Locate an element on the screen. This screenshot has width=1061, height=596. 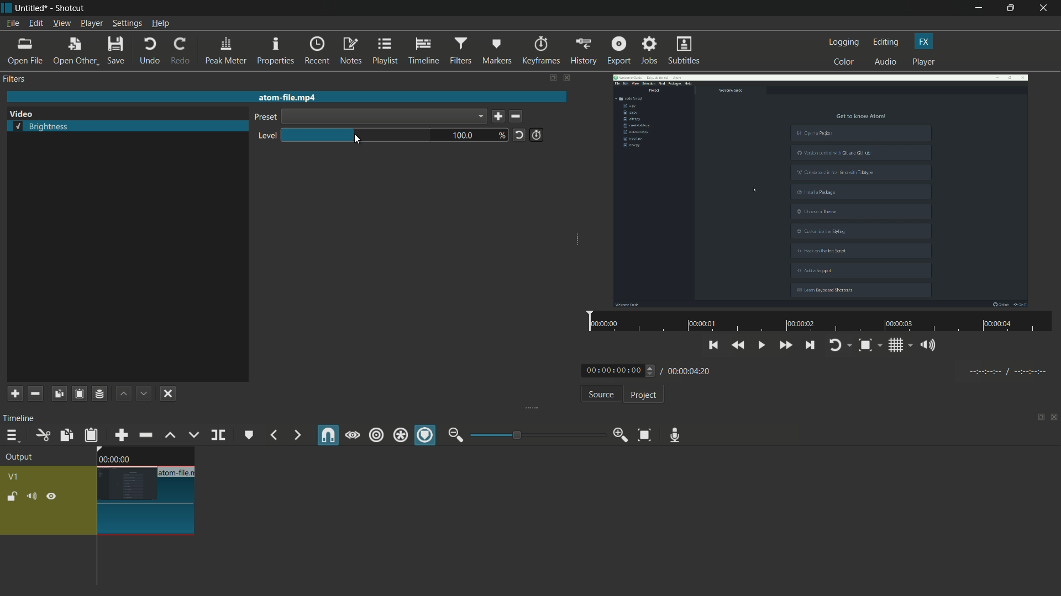
zoom timeline to fit is located at coordinates (644, 434).